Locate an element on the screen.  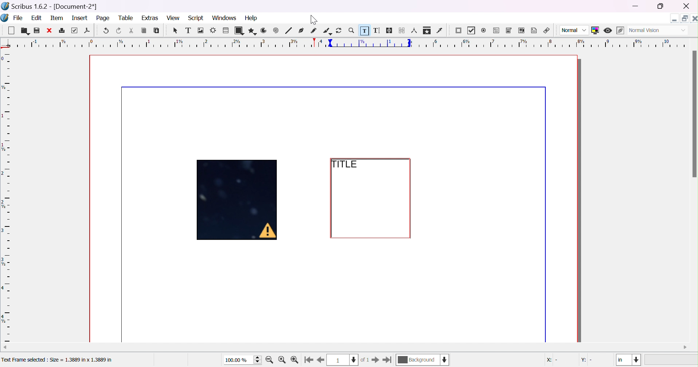
render frame is located at coordinates (213, 30).